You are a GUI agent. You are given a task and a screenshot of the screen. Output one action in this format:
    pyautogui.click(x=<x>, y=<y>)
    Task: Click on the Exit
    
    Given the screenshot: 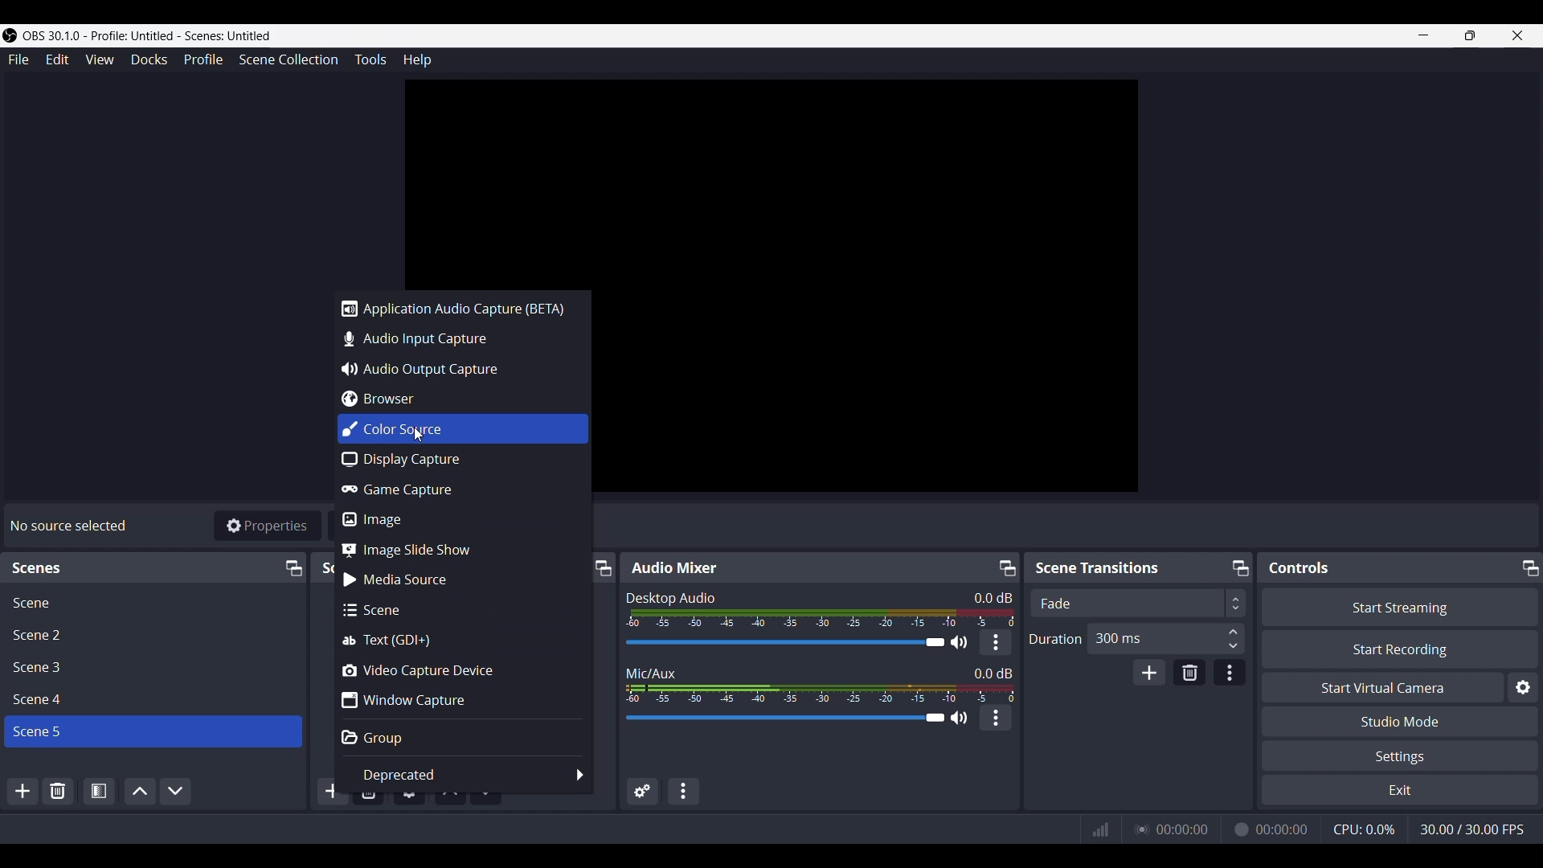 What is the action you would take?
    pyautogui.click(x=1399, y=791)
    